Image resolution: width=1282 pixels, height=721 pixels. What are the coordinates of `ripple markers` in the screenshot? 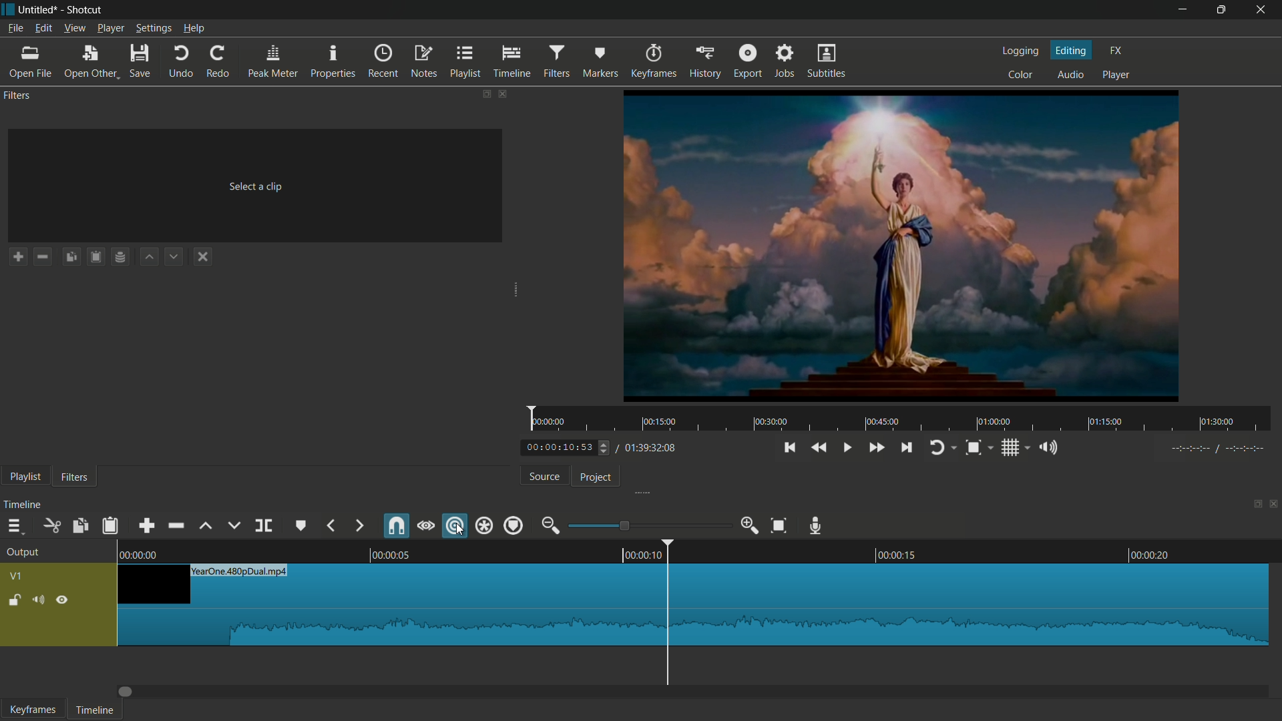 It's located at (514, 526).